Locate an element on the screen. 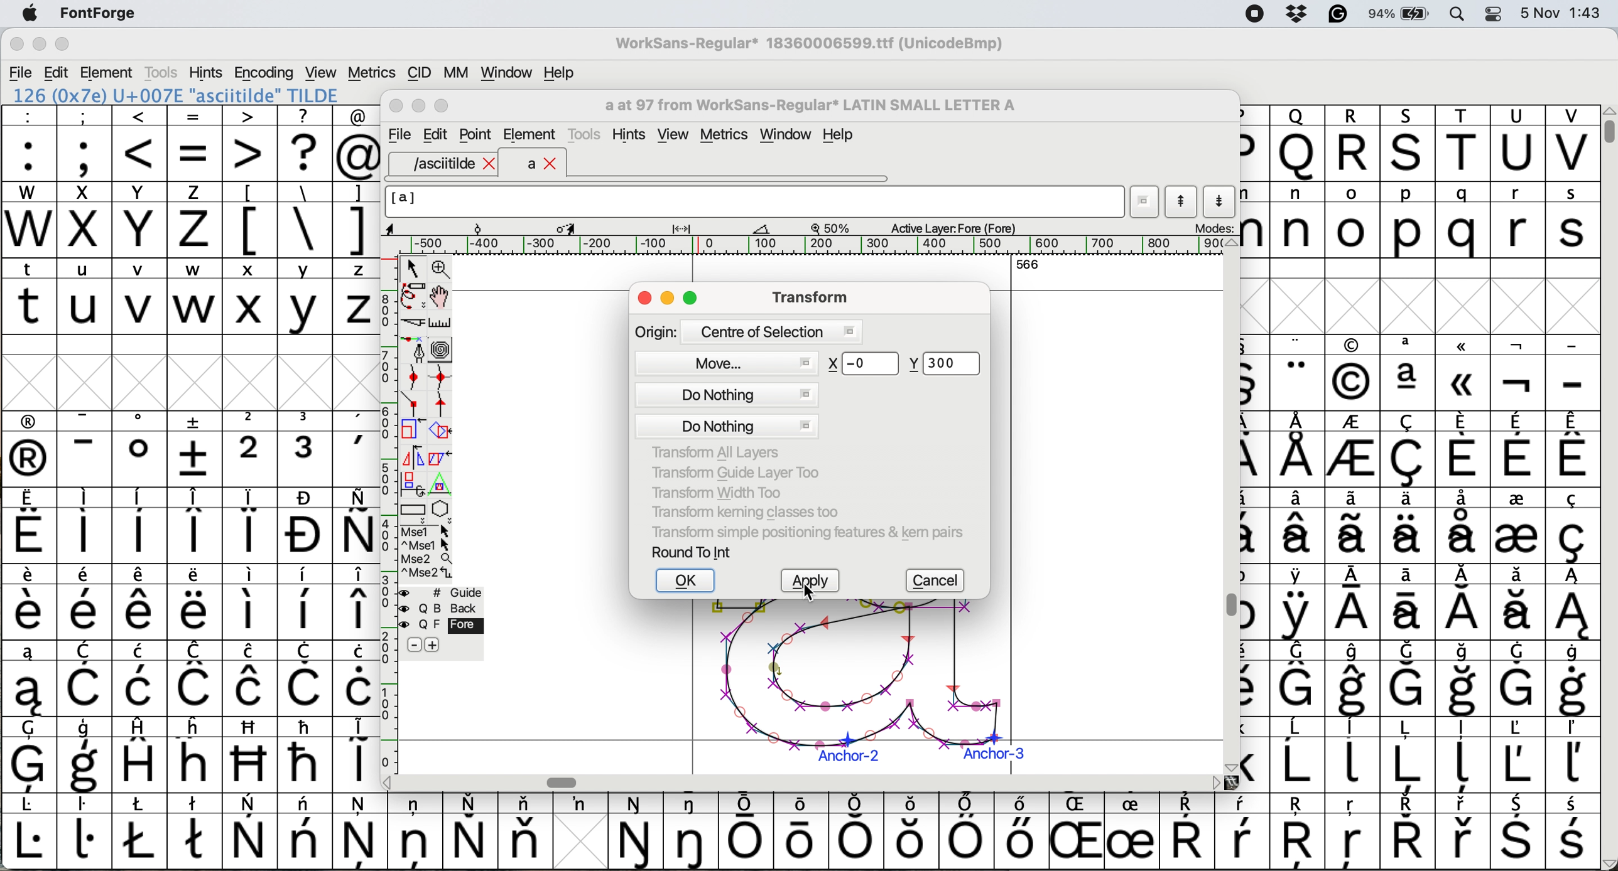 This screenshot has width=1618, height=871. origin is located at coordinates (747, 331).